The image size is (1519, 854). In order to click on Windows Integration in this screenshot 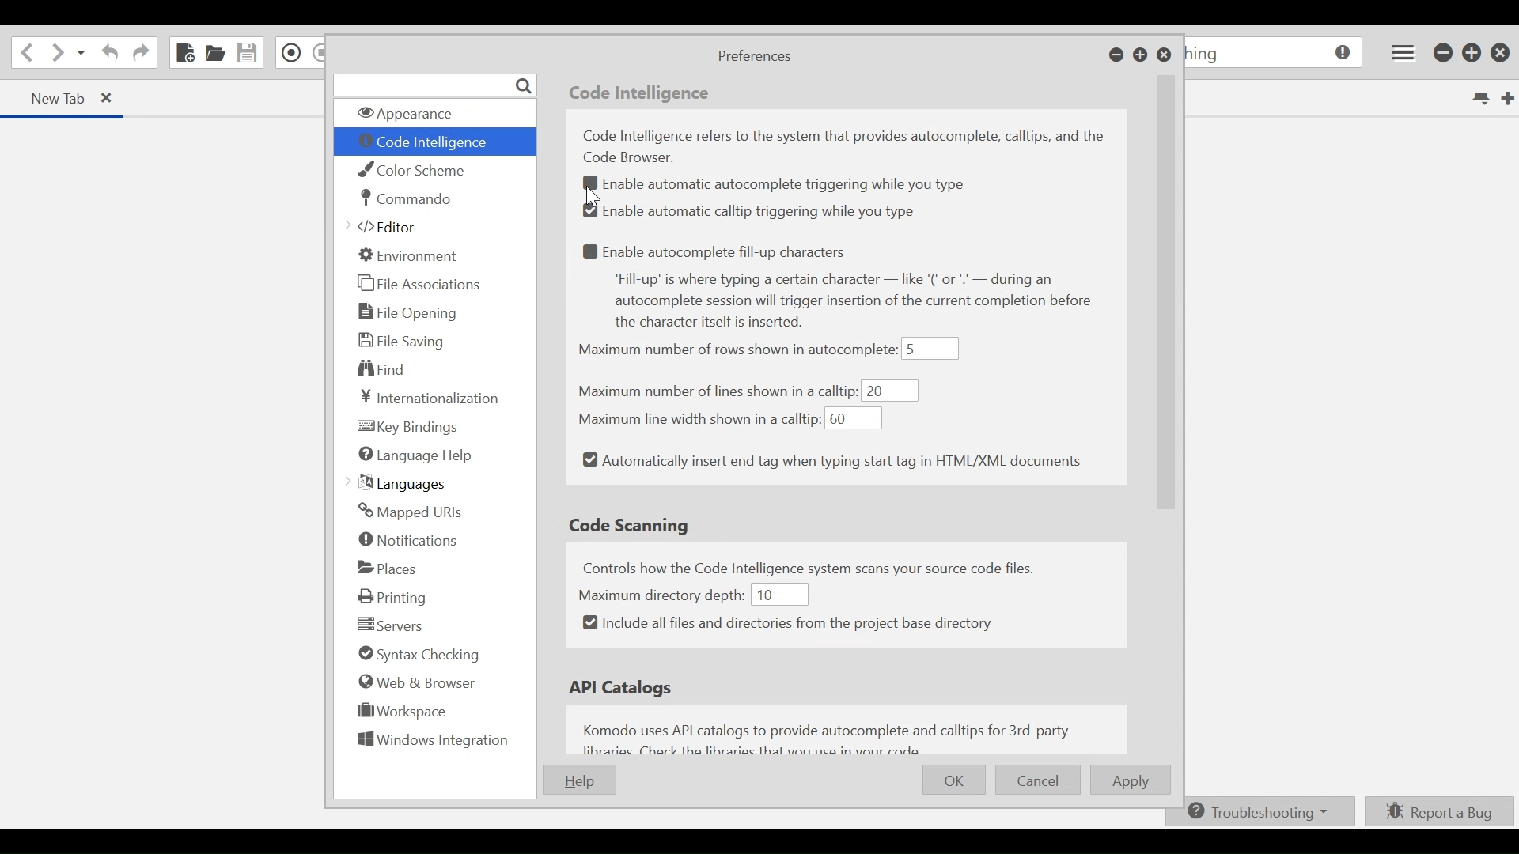, I will do `click(433, 743)`.